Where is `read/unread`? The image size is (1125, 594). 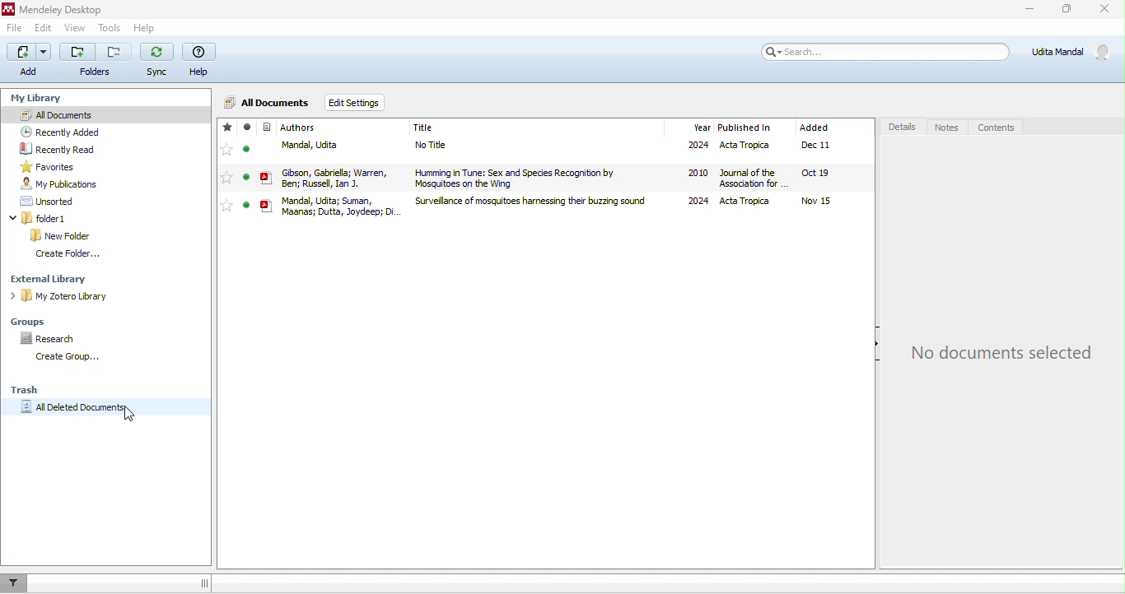
read/unread is located at coordinates (245, 166).